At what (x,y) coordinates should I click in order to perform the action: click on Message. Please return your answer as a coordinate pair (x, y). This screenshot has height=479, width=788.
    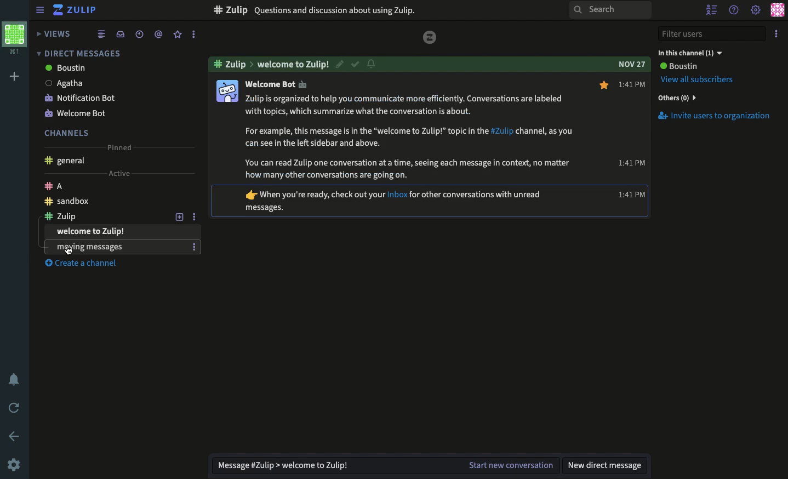
    Looking at the image, I should click on (331, 466).